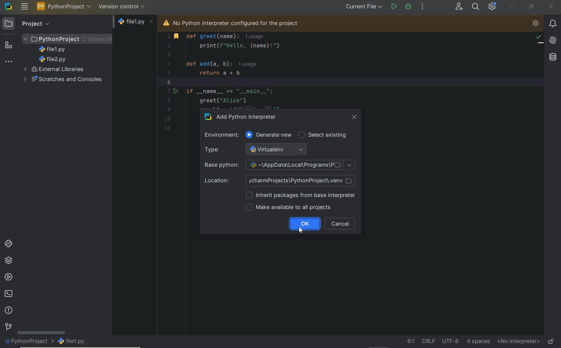 This screenshot has width=561, height=348. Describe the element at coordinates (428, 341) in the screenshot. I see `line separator` at that location.